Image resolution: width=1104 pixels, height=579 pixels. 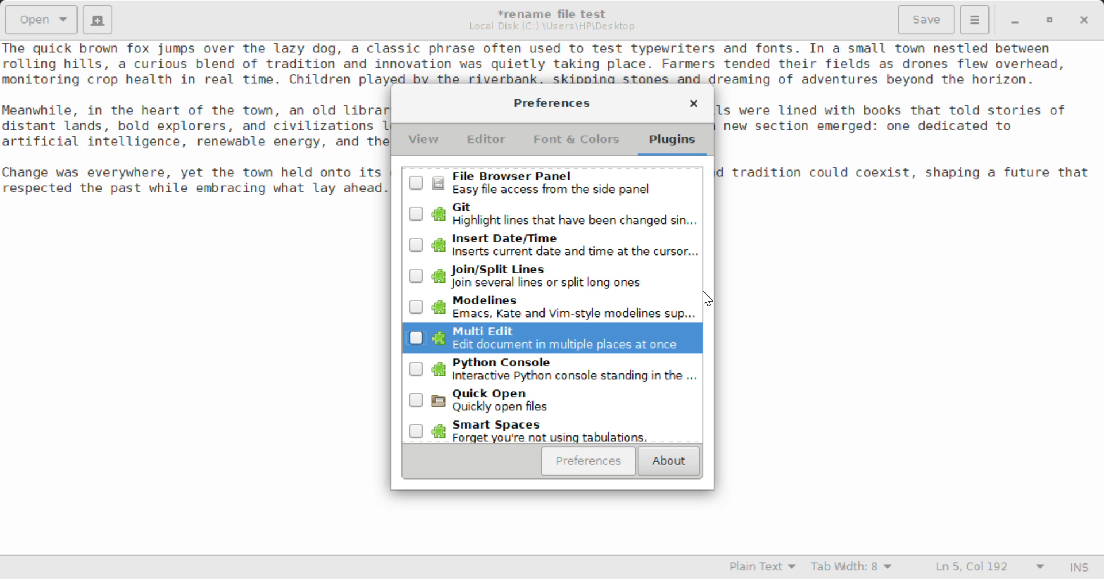 What do you see at coordinates (41, 18) in the screenshot?
I see `Open Document` at bounding box center [41, 18].